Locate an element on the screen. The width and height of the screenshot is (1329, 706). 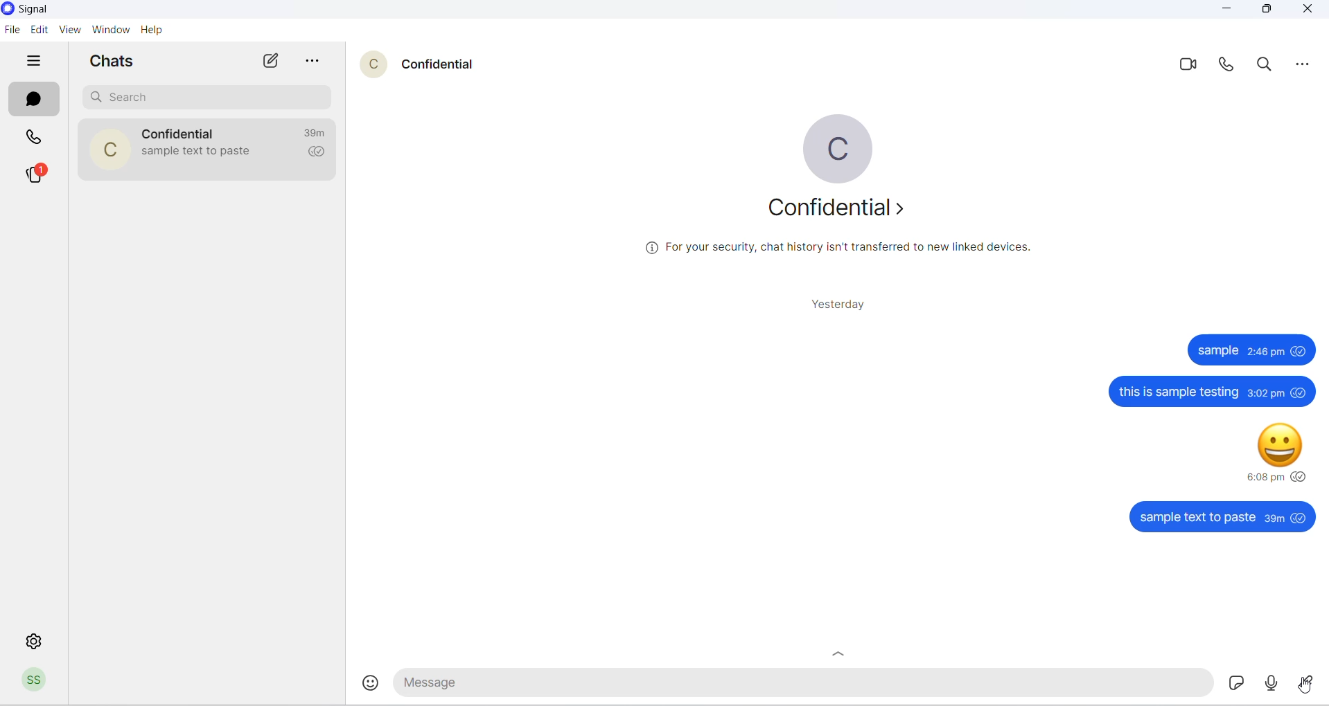
last message is located at coordinates (197, 154).